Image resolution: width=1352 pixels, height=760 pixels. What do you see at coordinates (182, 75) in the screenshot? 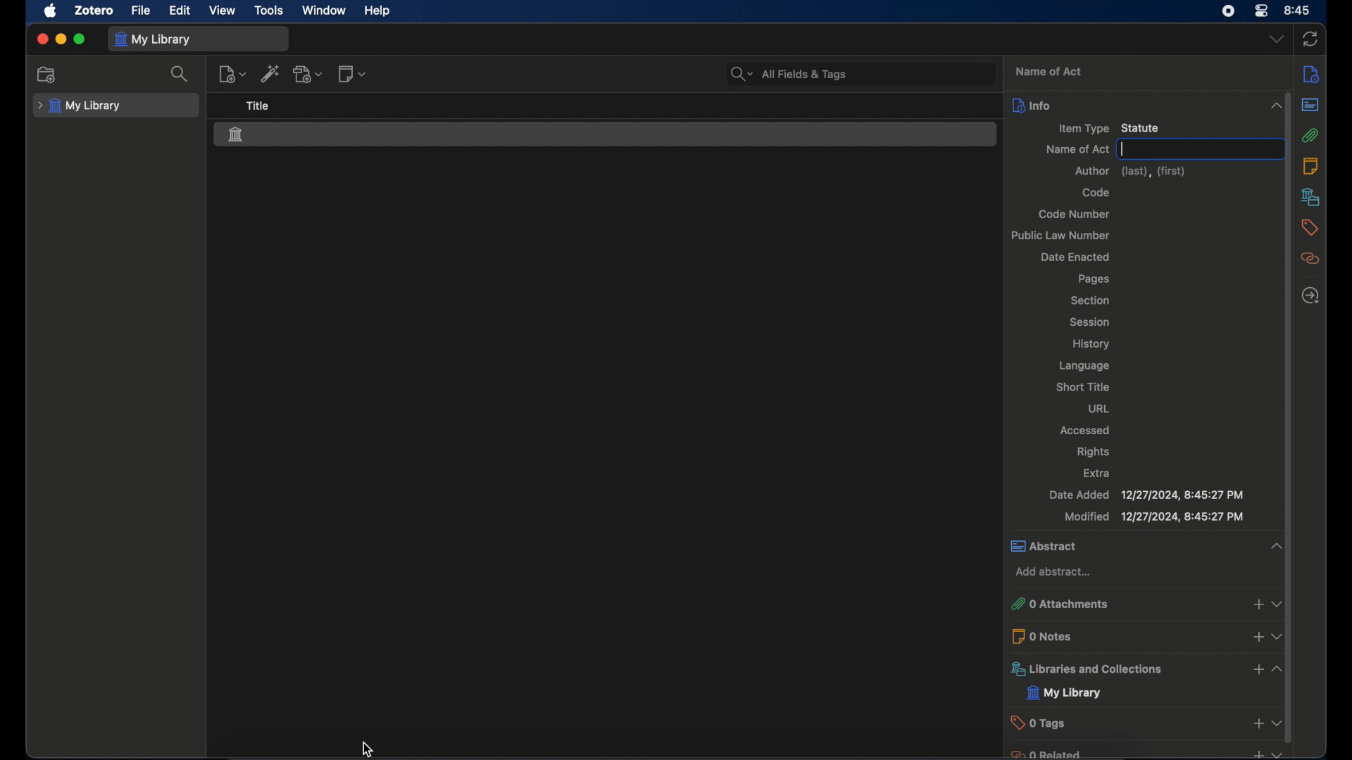
I see `search` at bounding box center [182, 75].